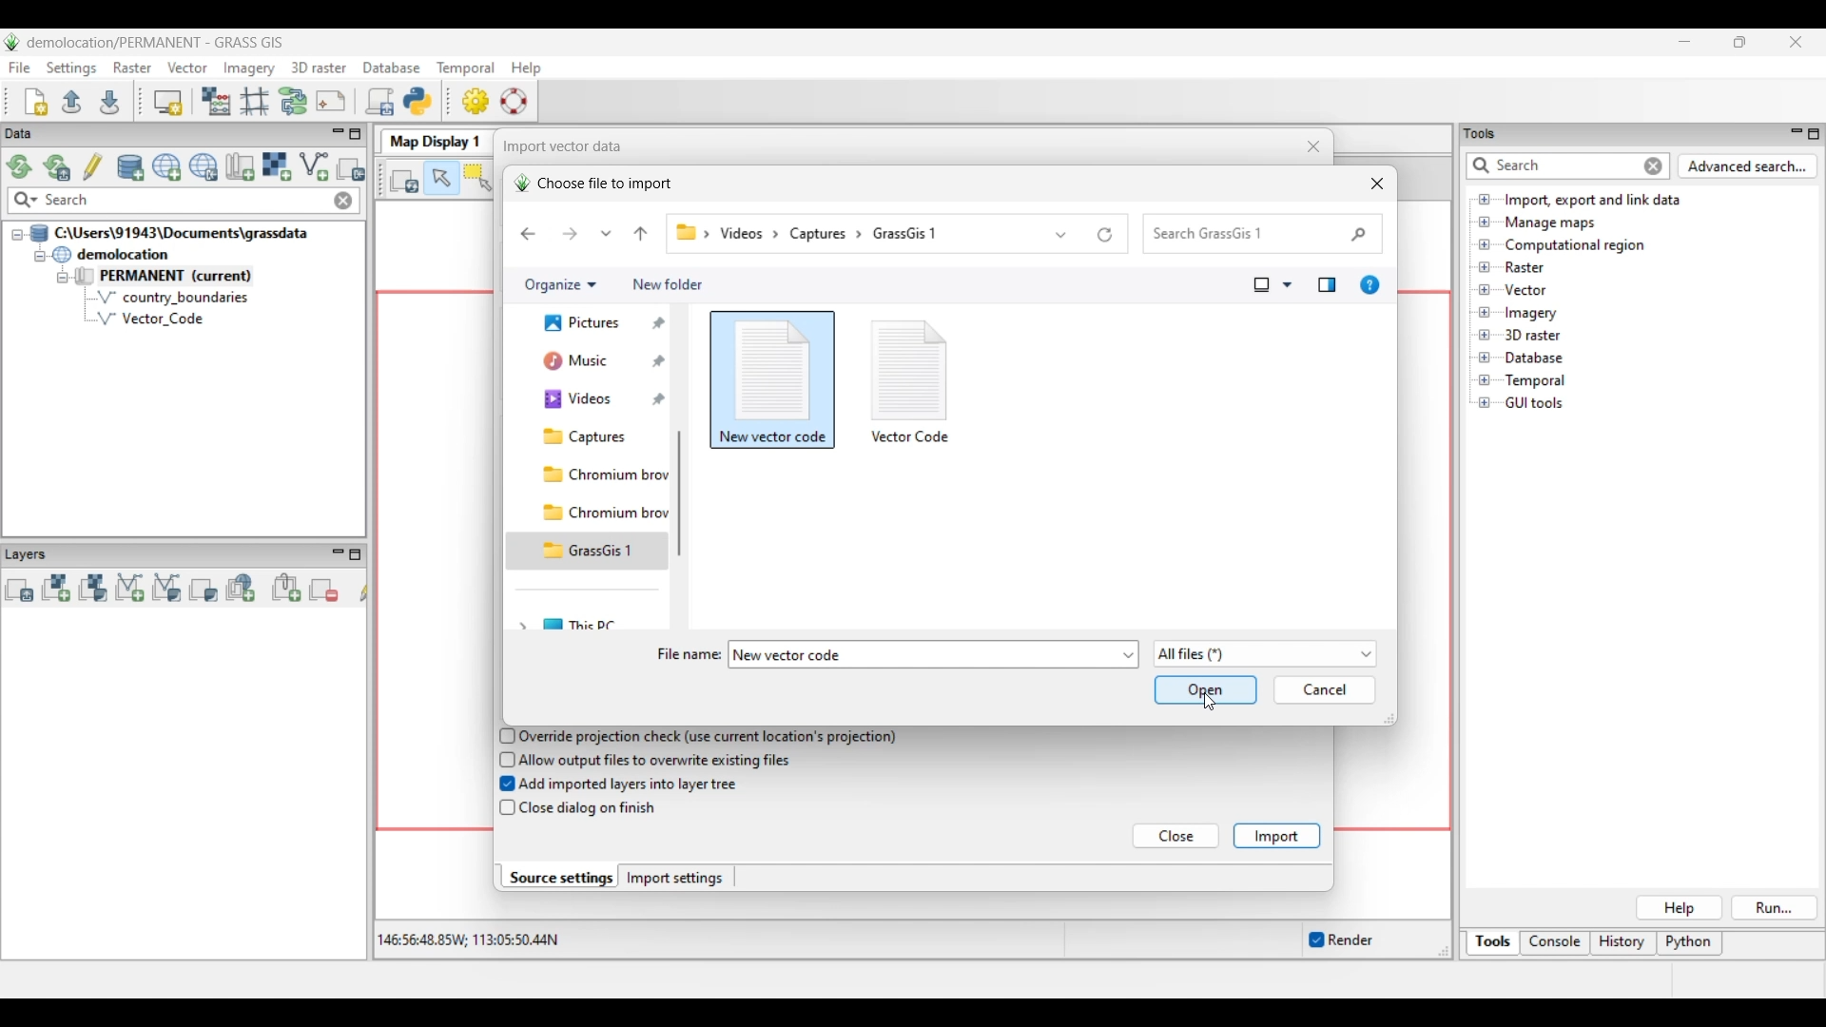 This screenshot has height=1027, width=1826. Describe the element at coordinates (820, 233) in the screenshot. I see `capture` at that location.